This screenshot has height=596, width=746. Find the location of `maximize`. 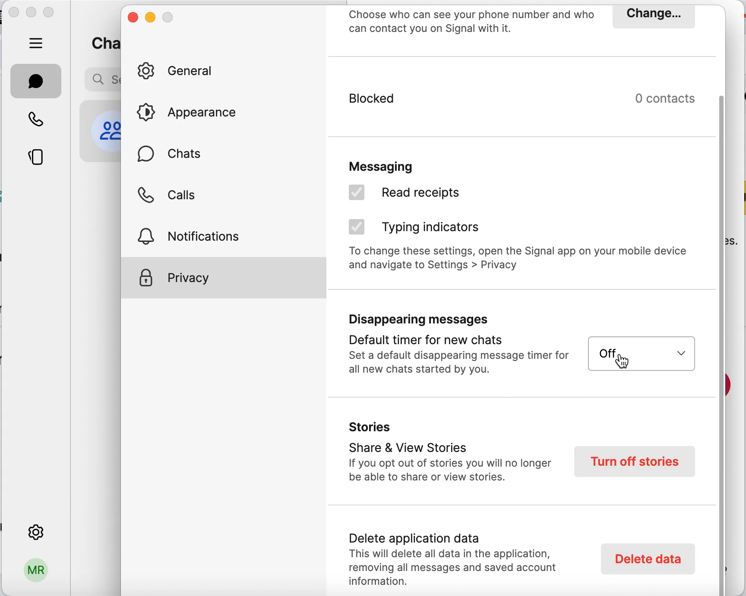

maximize is located at coordinates (51, 13).